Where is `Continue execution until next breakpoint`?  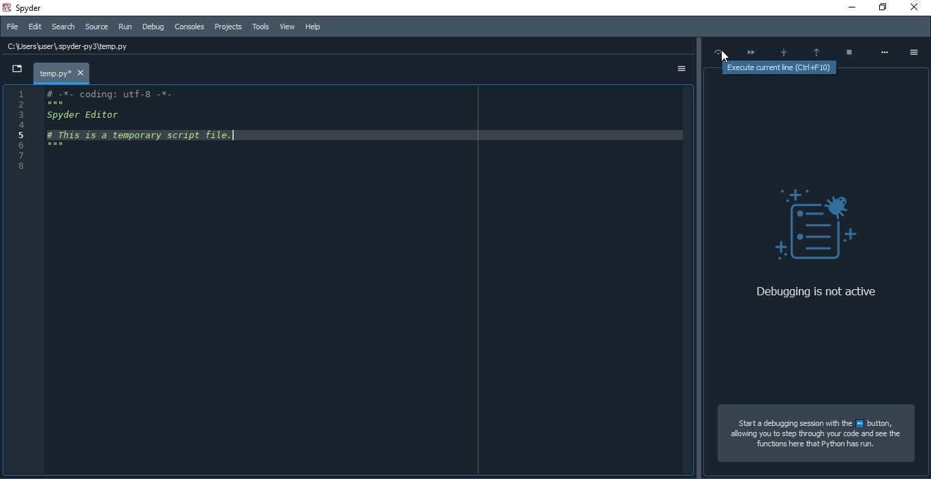 Continue execution until next breakpoint is located at coordinates (749, 50).